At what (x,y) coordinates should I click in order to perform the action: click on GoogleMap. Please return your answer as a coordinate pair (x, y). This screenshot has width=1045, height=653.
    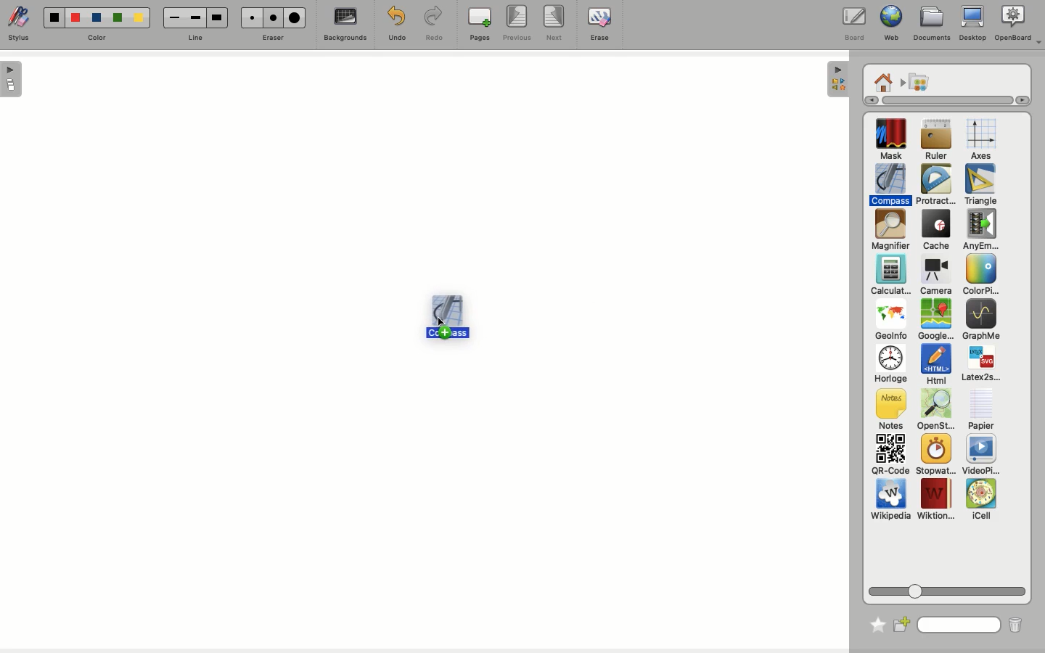
    Looking at the image, I should click on (935, 321).